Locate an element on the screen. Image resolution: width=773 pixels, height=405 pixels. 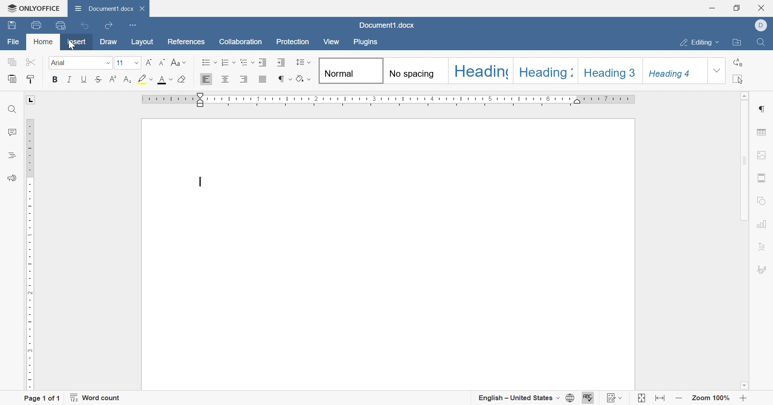
Drop Down is located at coordinates (558, 398).